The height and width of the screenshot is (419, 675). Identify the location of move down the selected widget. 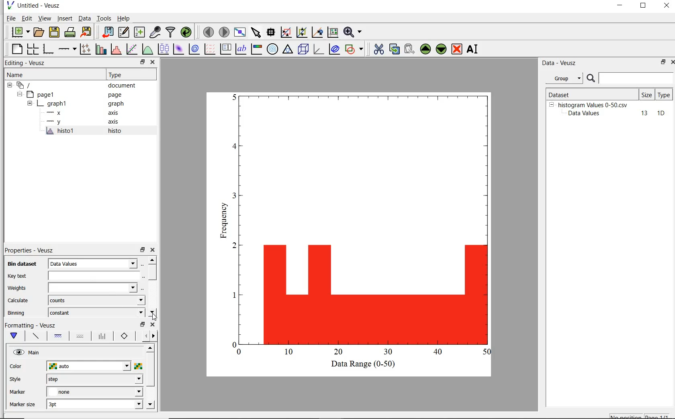
(441, 50).